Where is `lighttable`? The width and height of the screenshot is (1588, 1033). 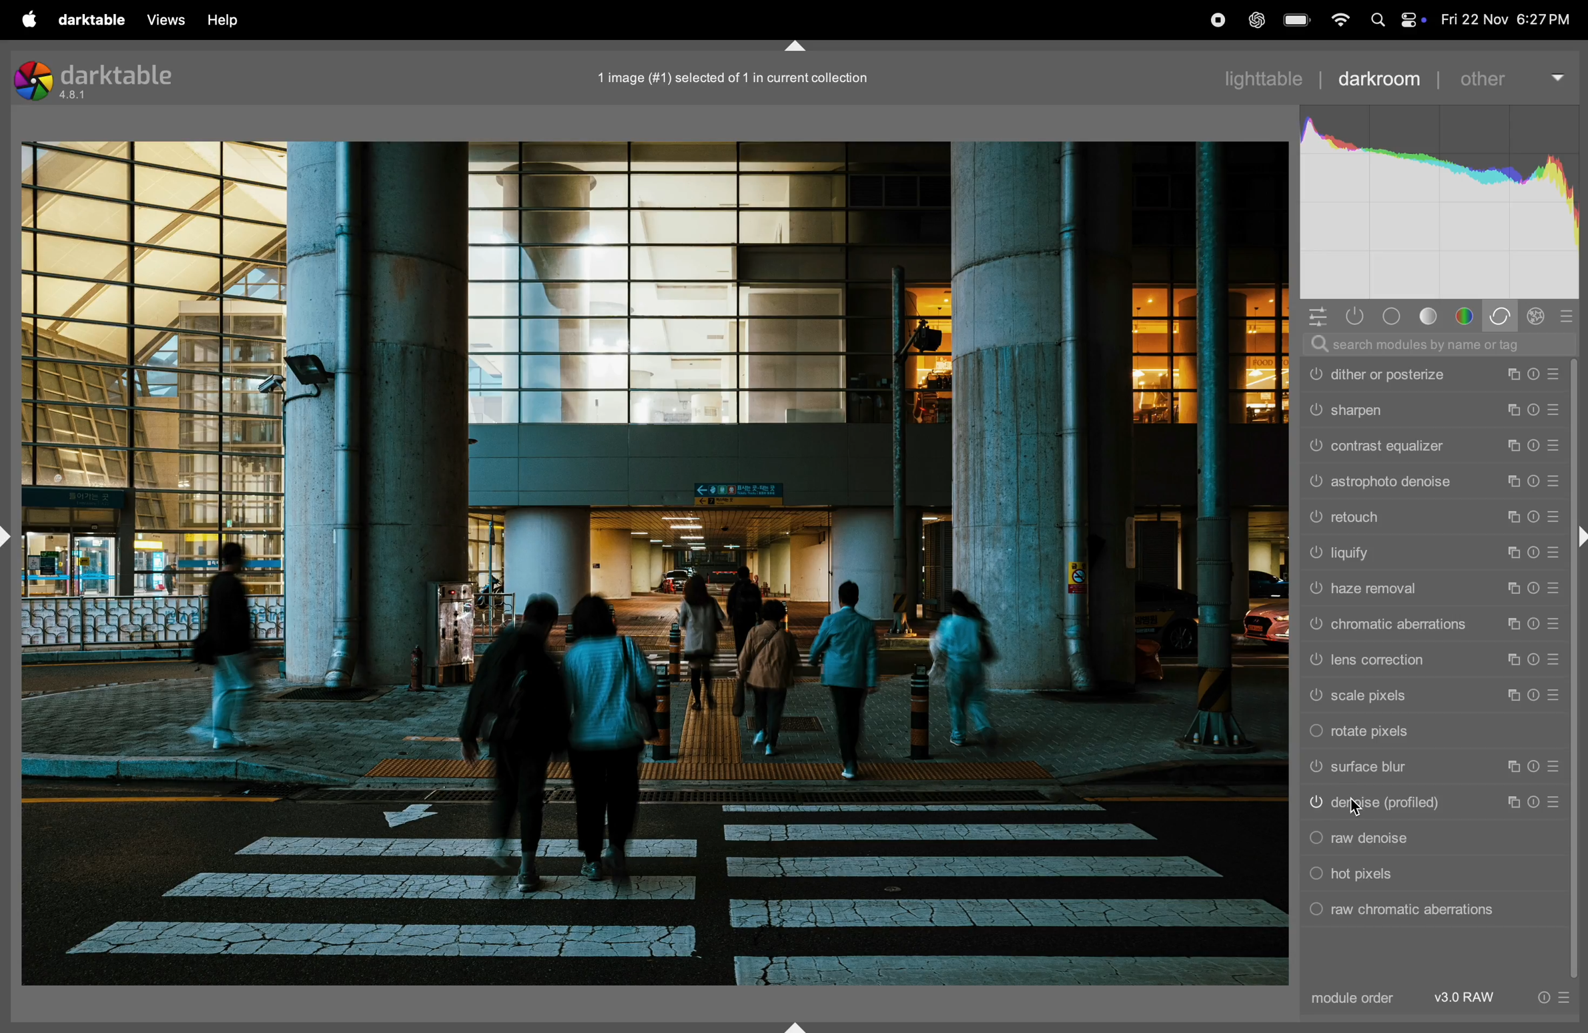 lighttable is located at coordinates (1262, 79).